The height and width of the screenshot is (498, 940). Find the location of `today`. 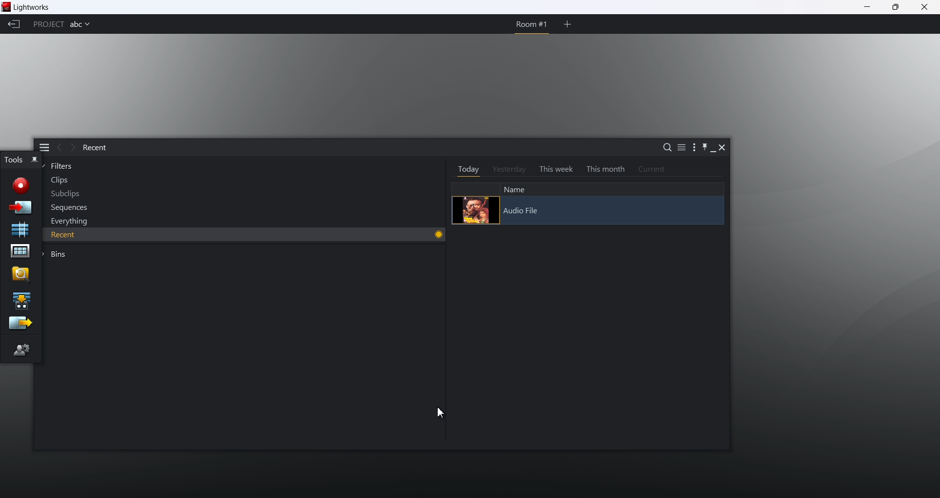

today is located at coordinates (465, 169).